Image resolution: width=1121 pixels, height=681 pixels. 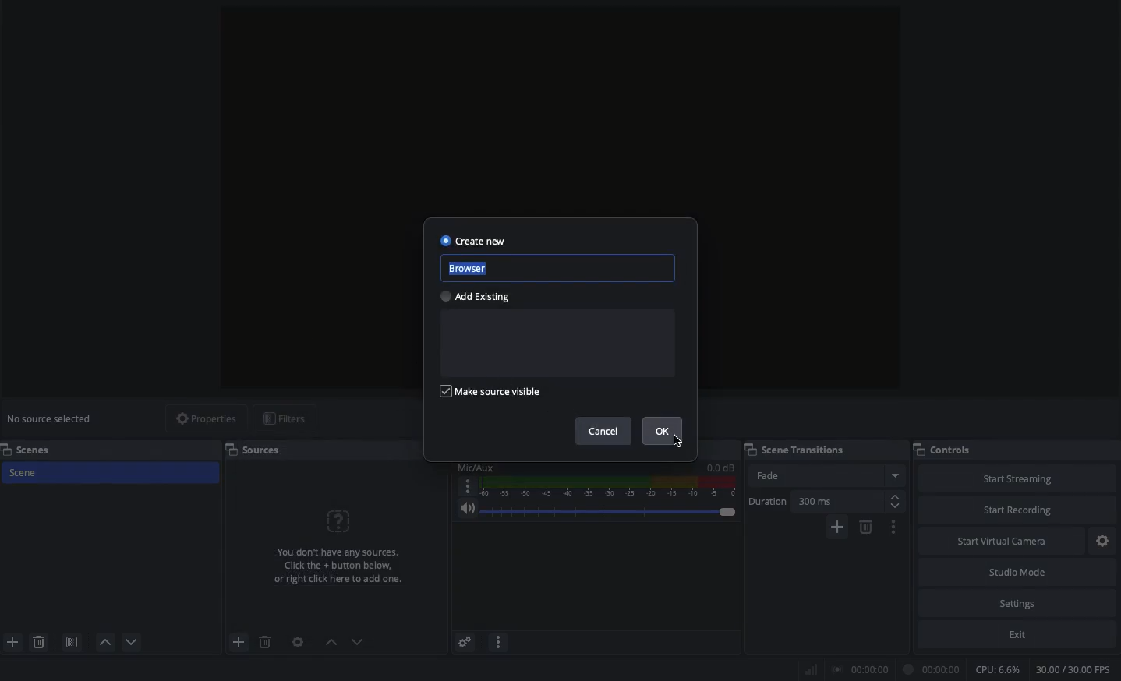 What do you see at coordinates (808, 670) in the screenshot?
I see `Bars` at bounding box center [808, 670].